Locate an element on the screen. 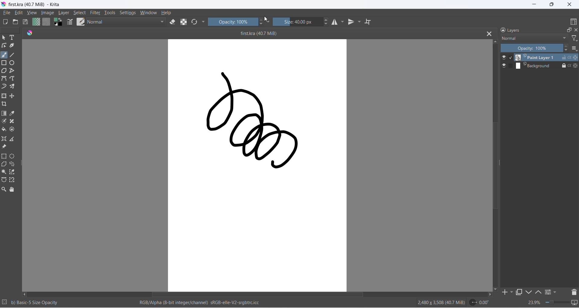 Image resolution: width=579 pixels, height=308 pixels. enclose and fill tool is located at coordinates (12, 129).